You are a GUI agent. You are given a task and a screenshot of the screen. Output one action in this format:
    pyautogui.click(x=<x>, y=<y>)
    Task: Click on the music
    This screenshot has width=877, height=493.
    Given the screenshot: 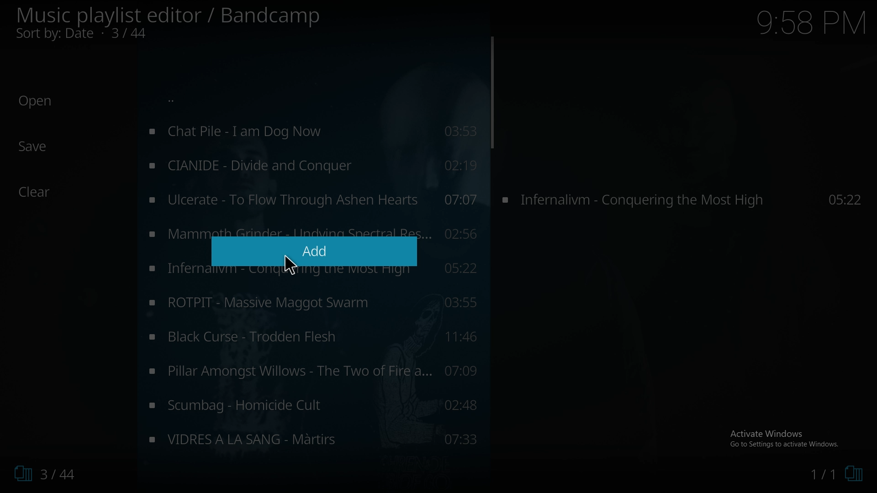 What is the action you would take?
    pyautogui.click(x=314, y=199)
    